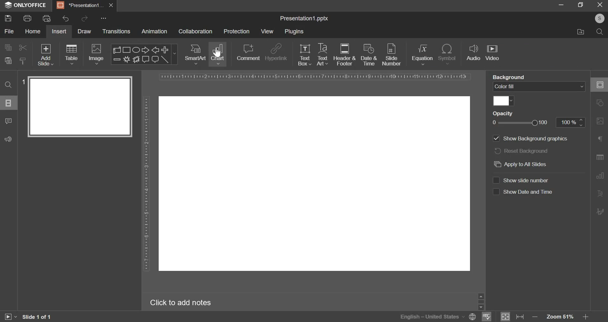 The width and height of the screenshot is (608, 322). What do you see at coordinates (219, 54) in the screenshot?
I see `mouse pointer` at bounding box center [219, 54].